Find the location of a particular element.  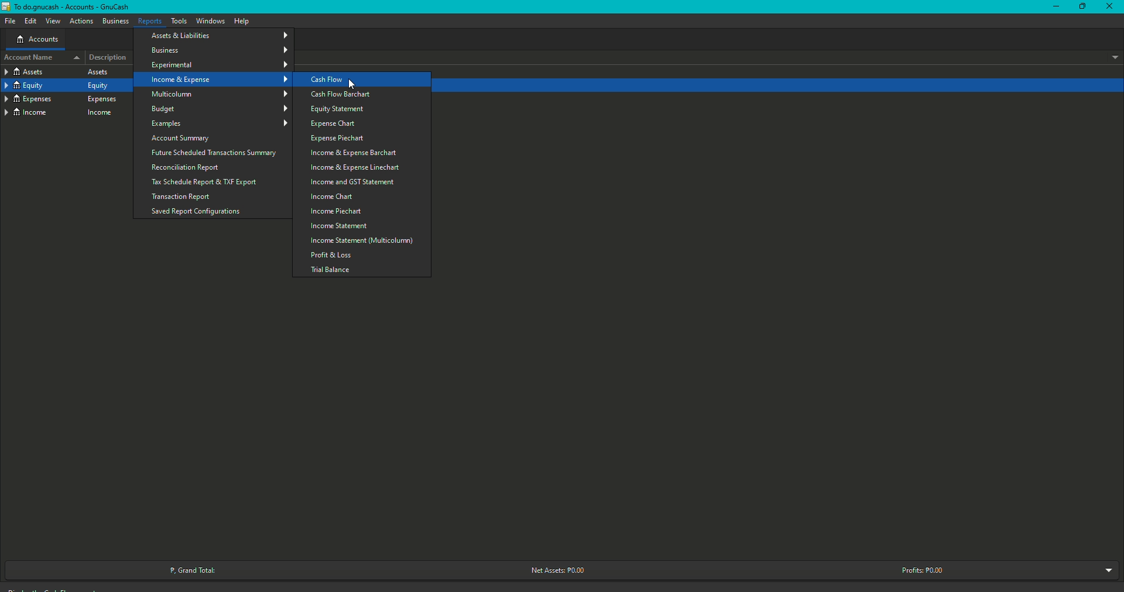

Income and GST Statement is located at coordinates (354, 182).